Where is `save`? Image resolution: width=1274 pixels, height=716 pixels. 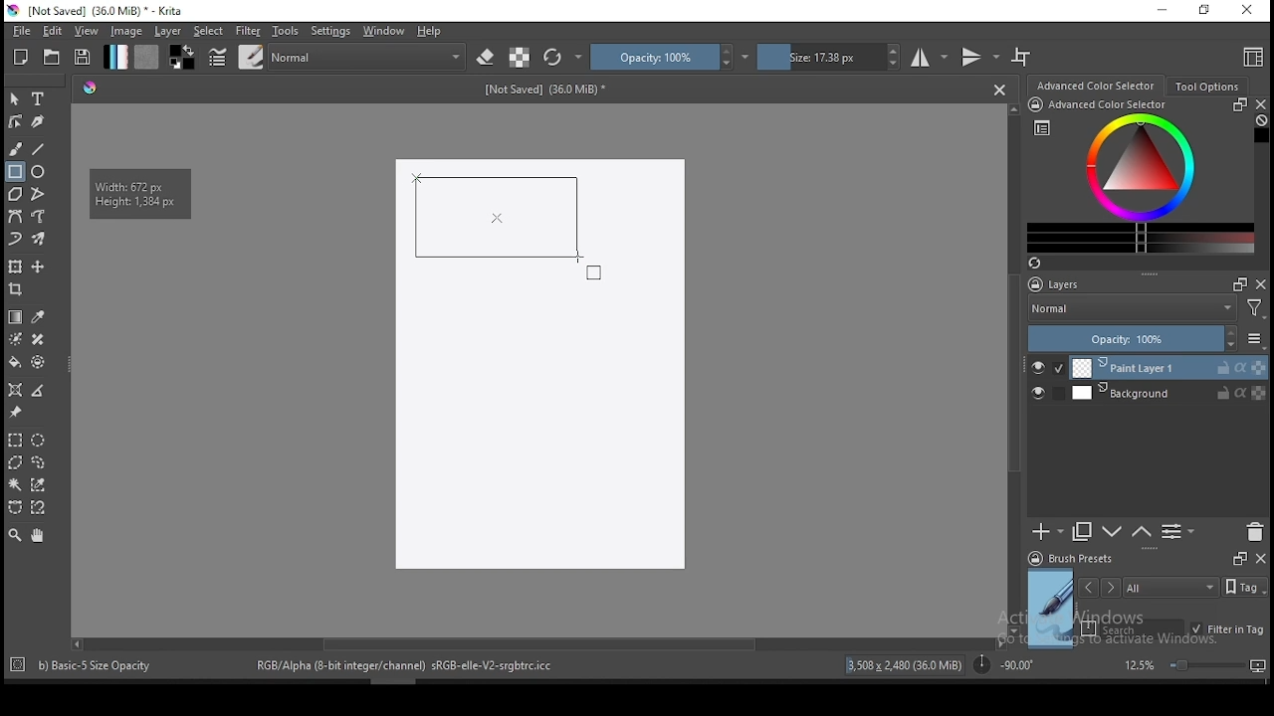 save is located at coordinates (83, 58).